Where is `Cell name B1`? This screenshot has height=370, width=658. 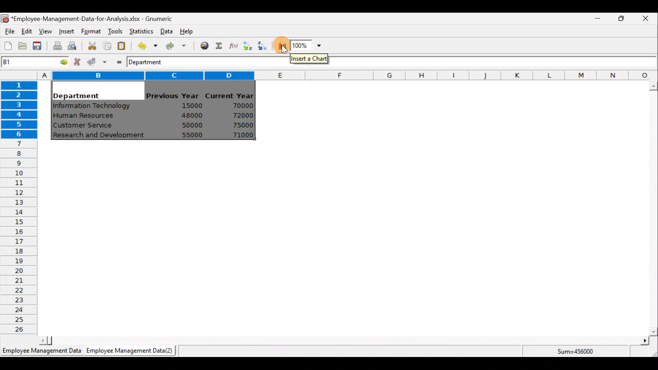 Cell name B1 is located at coordinates (23, 62).